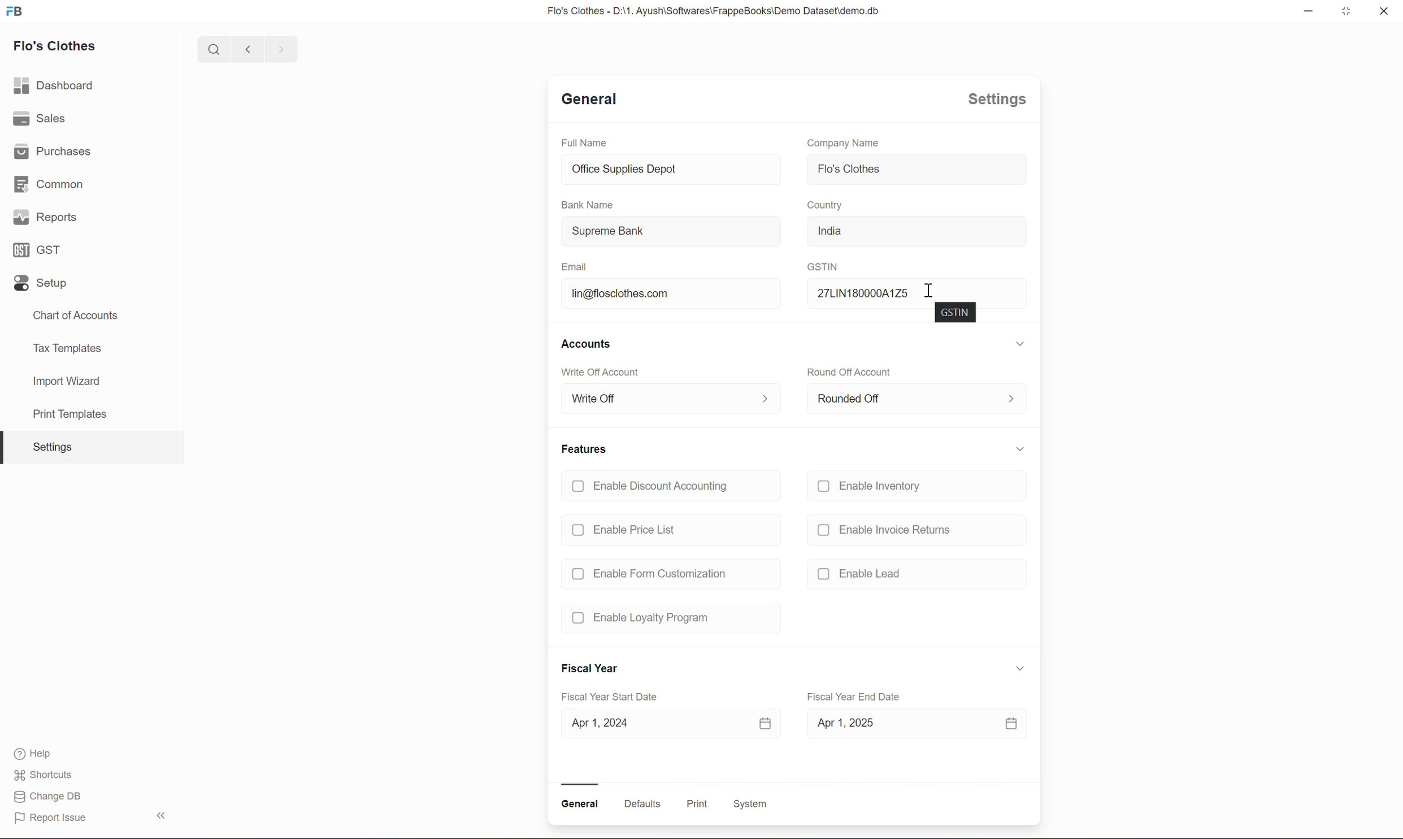  I want to click on Help, so click(38, 754).